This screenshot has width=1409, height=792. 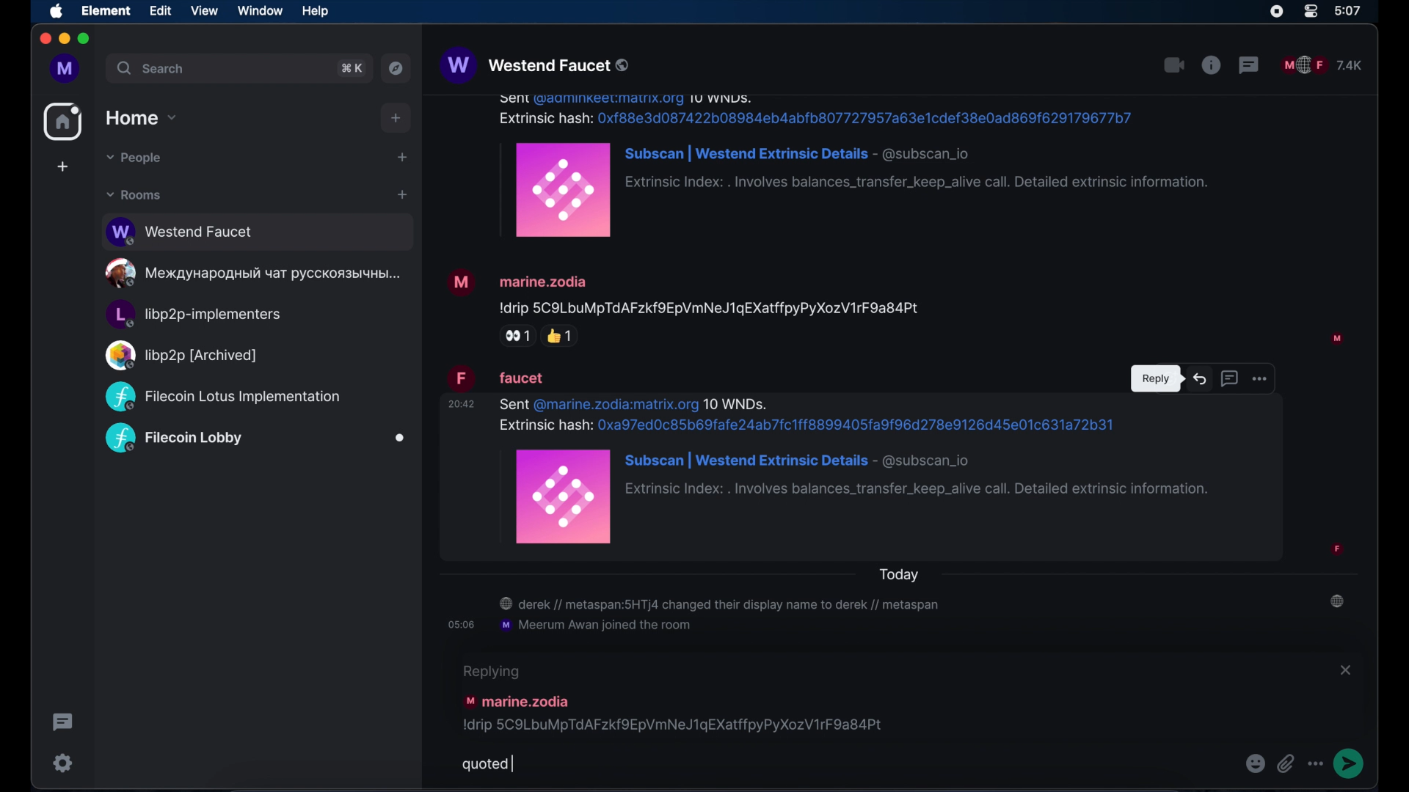 What do you see at coordinates (255, 439) in the screenshot?
I see `public room` at bounding box center [255, 439].